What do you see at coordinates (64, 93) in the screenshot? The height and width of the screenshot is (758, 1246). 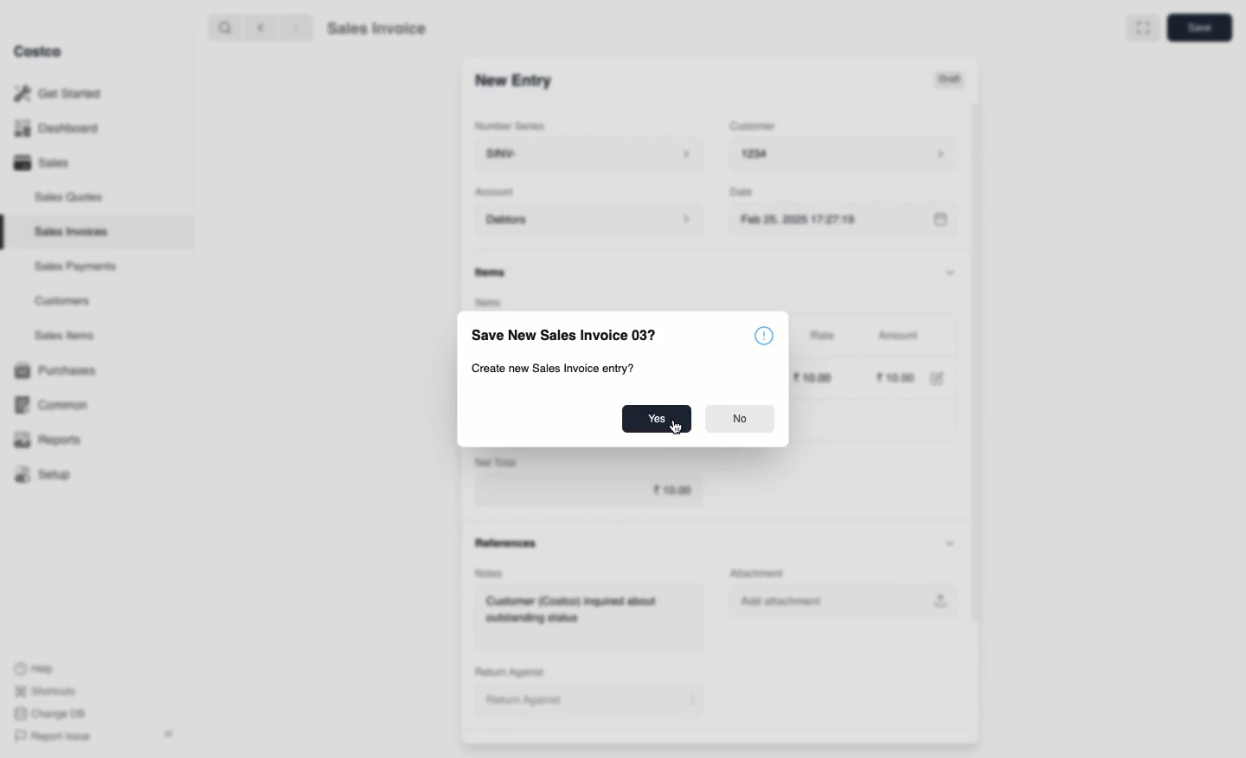 I see `Get Started` at bounding box center [64, 93].